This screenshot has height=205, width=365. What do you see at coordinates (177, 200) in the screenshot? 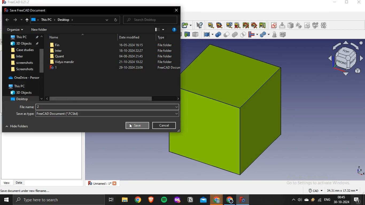
I see `mozilla firefox` at bounding box center [177, 200].